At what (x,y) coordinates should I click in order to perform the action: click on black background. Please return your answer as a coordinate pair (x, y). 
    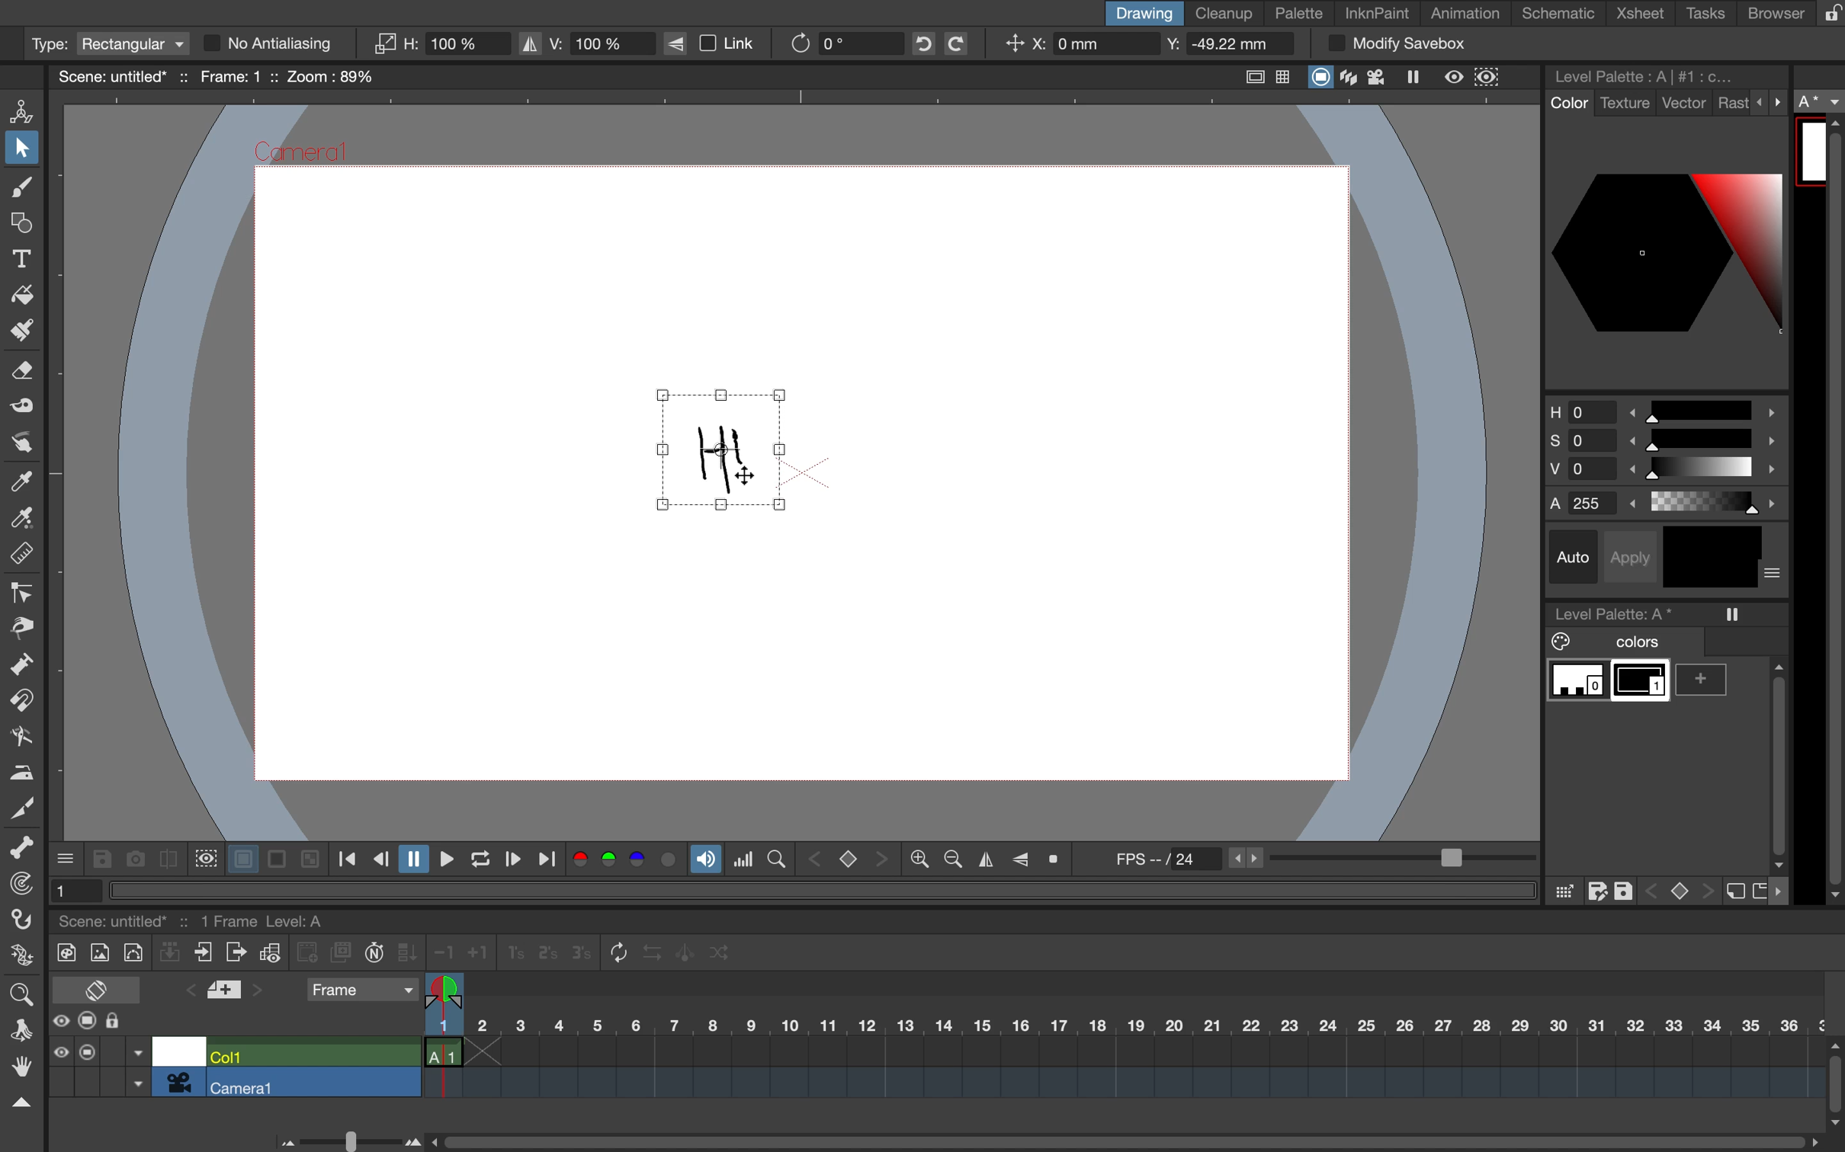
    Looking at the image, I should click on (276, 860).